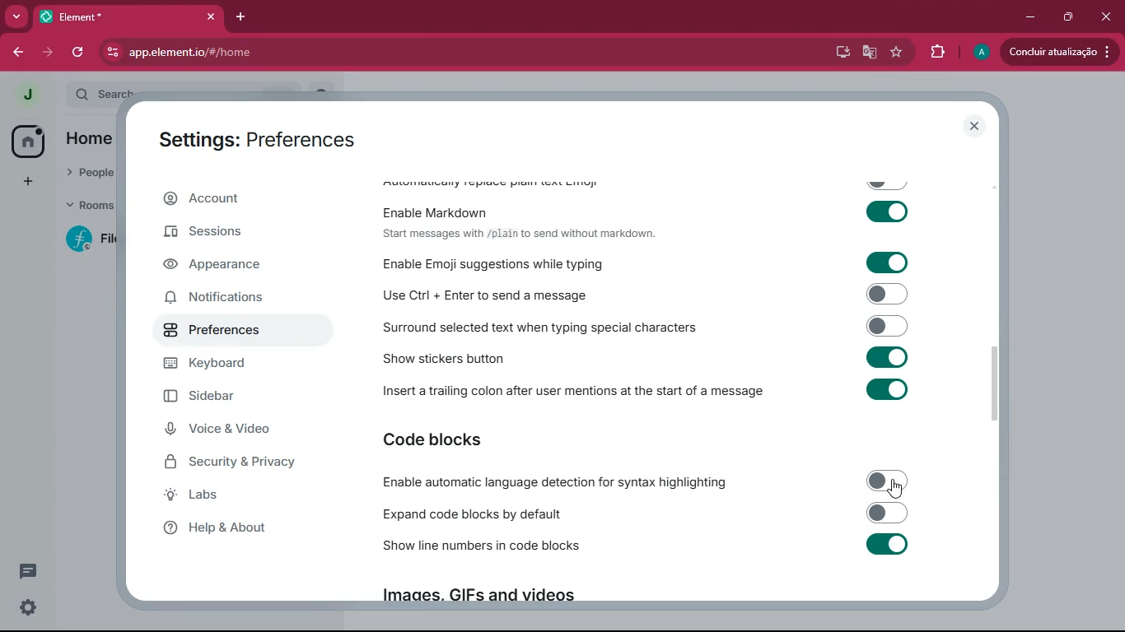  I want to click on rooms, so click(90, 203).